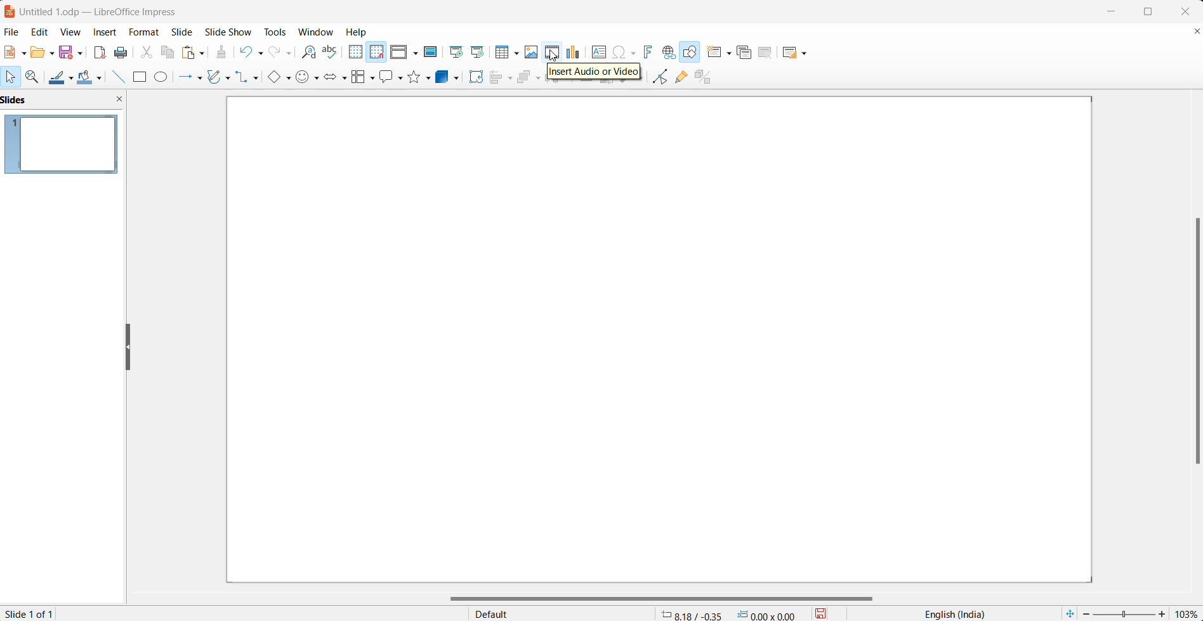  Describe the element at coordinates (66, 100) in the screenshot. I see `slide and close slides` at that location.